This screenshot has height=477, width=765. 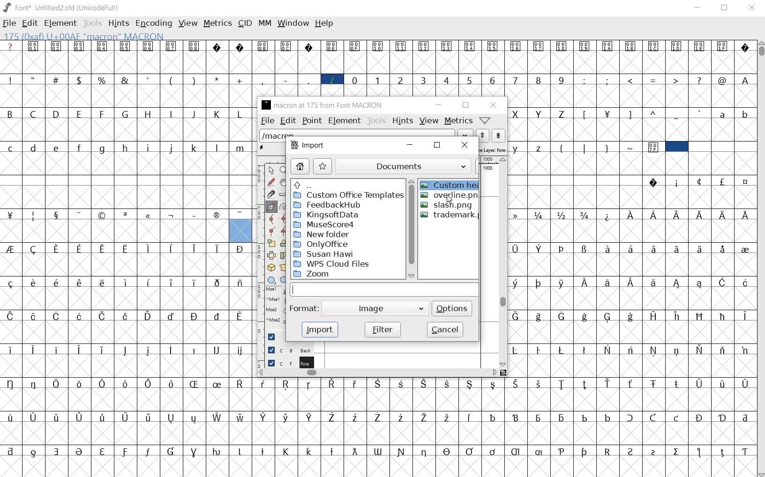 I want to click on Symbol, so click(x=11, y=215).